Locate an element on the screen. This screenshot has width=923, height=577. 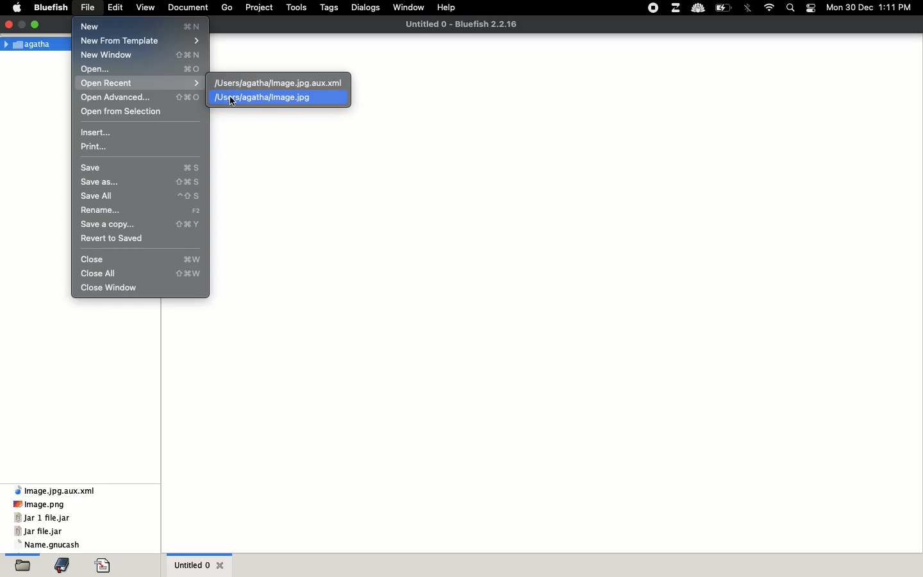
Image.jpg.aux.xml is located at coordinates (58, 490).